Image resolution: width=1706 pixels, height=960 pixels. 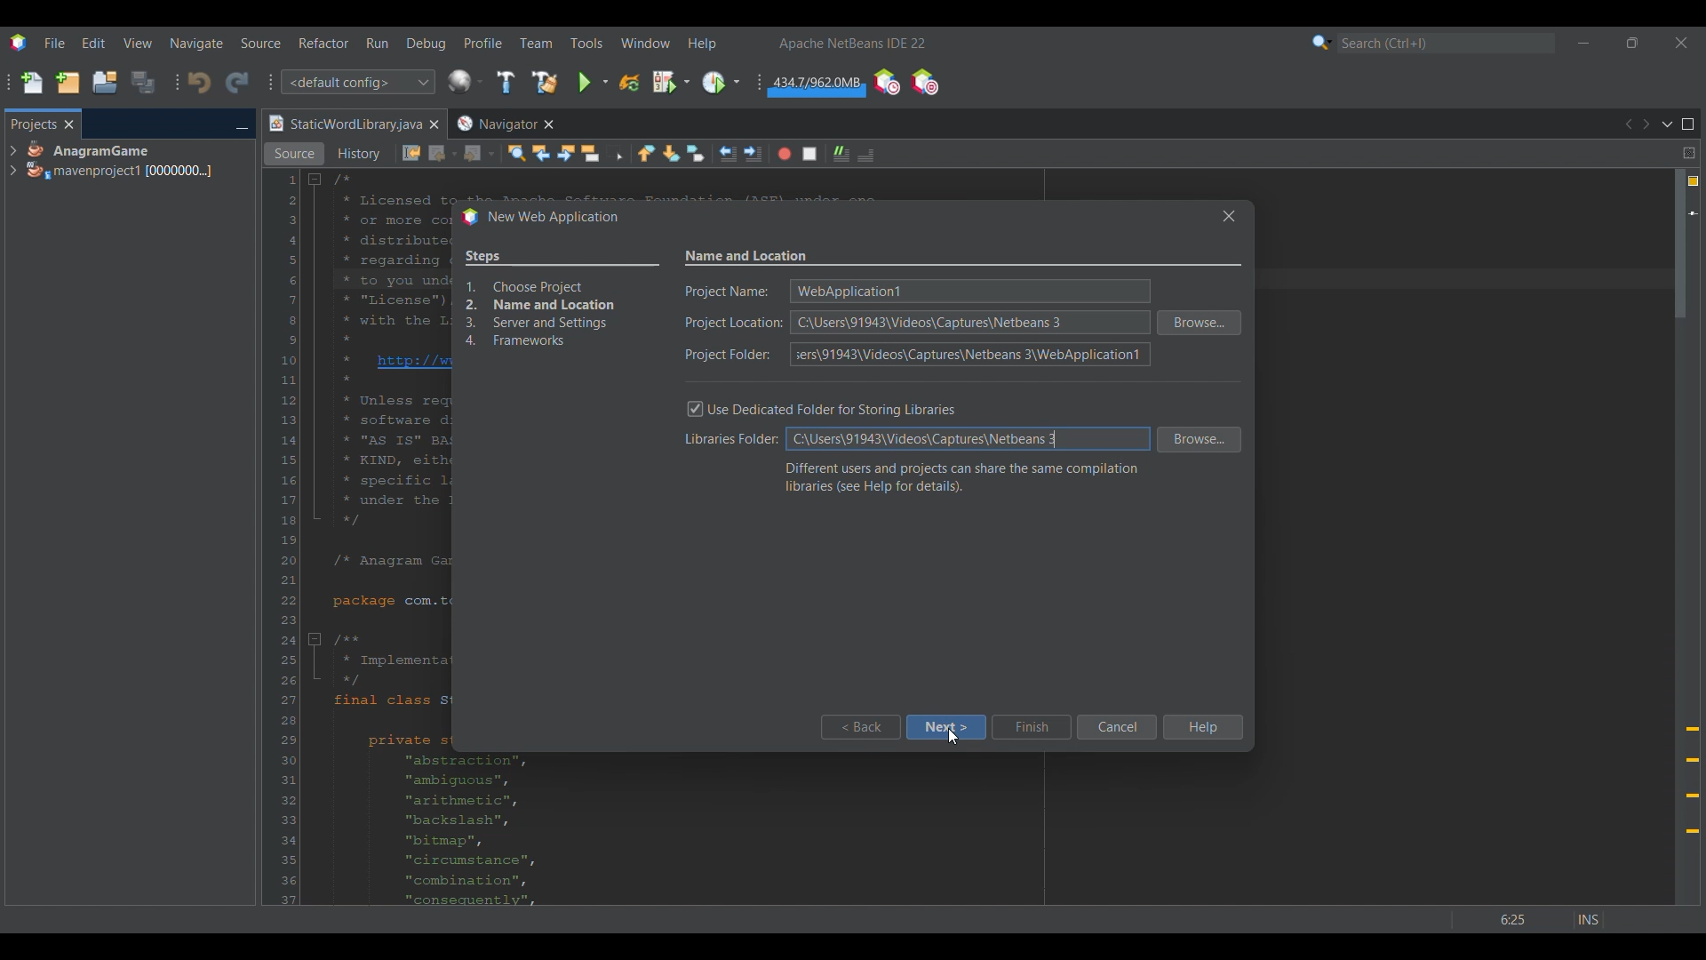 I want to click on Toggle rectangular selection, so click(x=615, y=152).